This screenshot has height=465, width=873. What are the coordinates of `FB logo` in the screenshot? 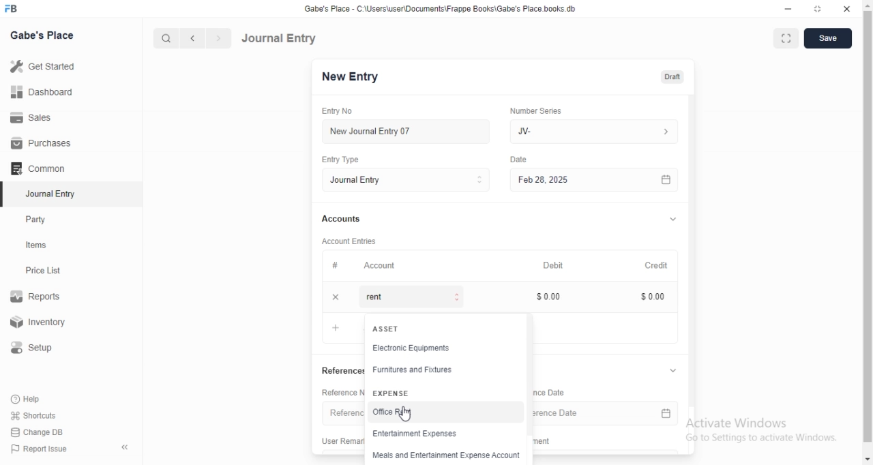 It's located at (12, 9).